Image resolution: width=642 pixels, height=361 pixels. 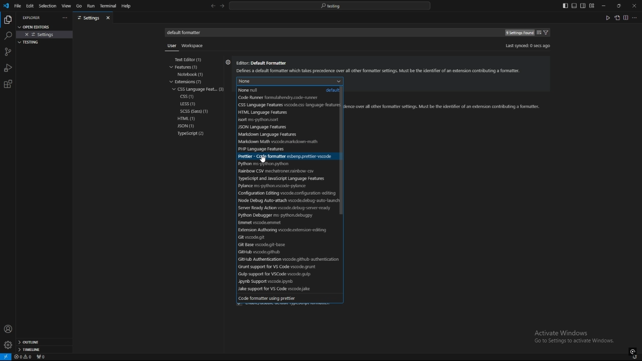 What do you see at coordinates (108, 7) in the screenshot?
I see `terminal` at bounding box center [108, 7].